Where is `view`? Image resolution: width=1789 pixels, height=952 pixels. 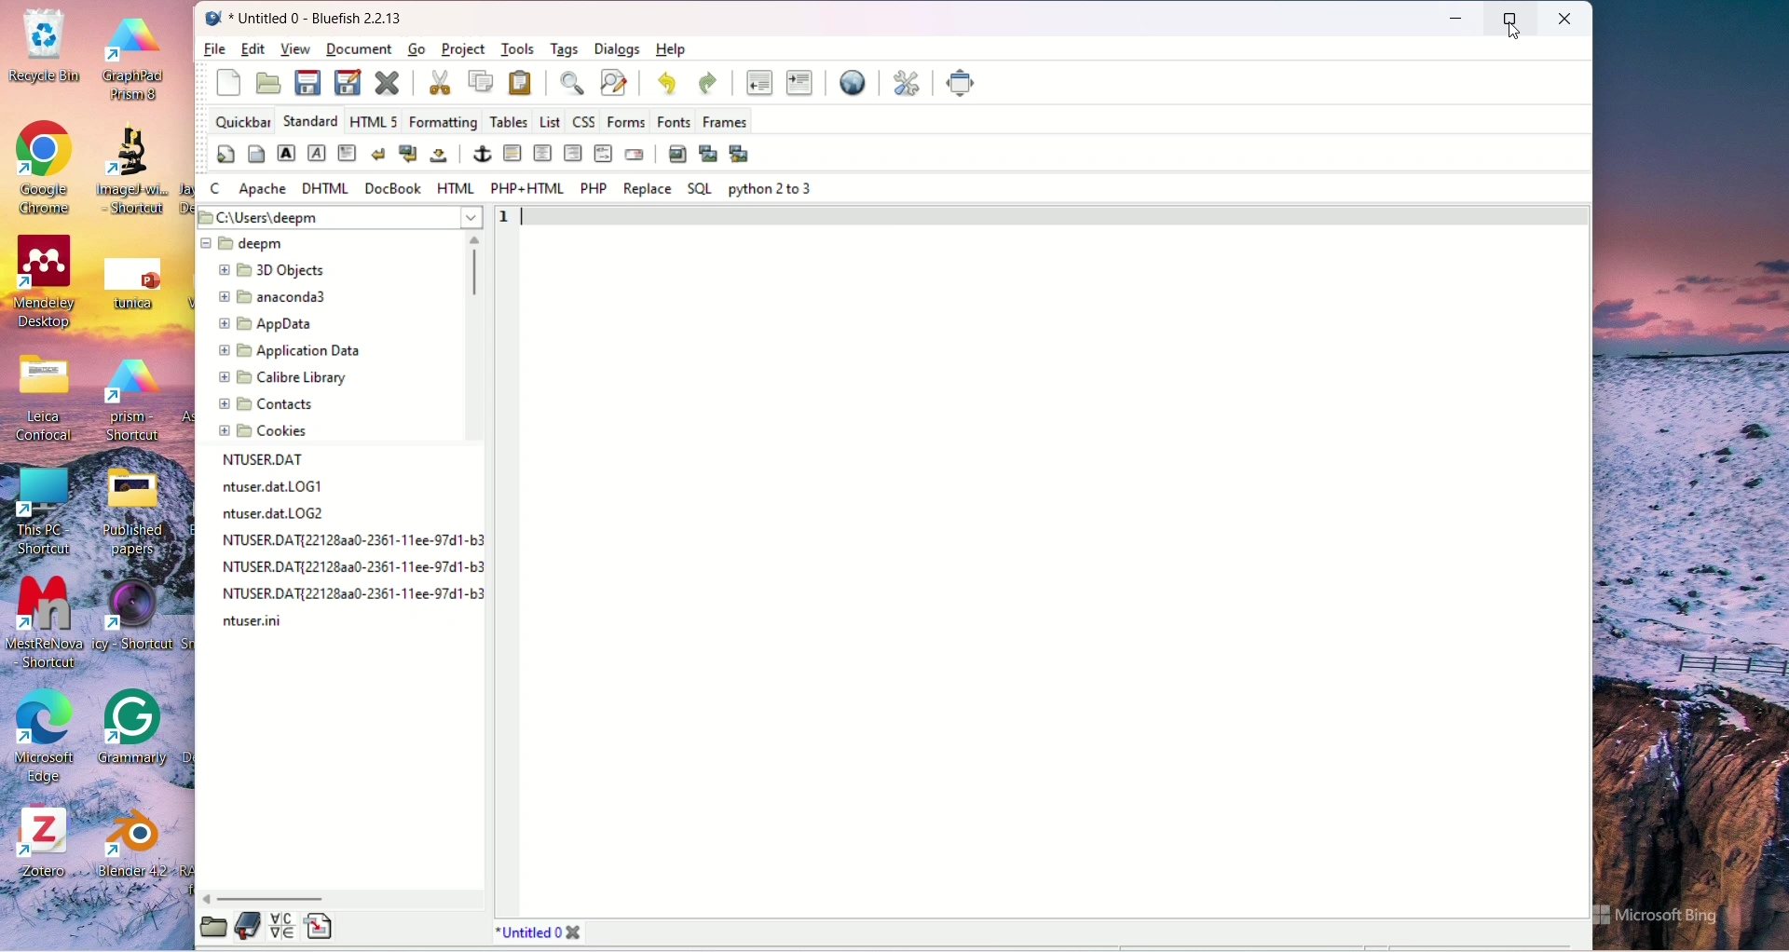 view is located at coordinates (295, 48).